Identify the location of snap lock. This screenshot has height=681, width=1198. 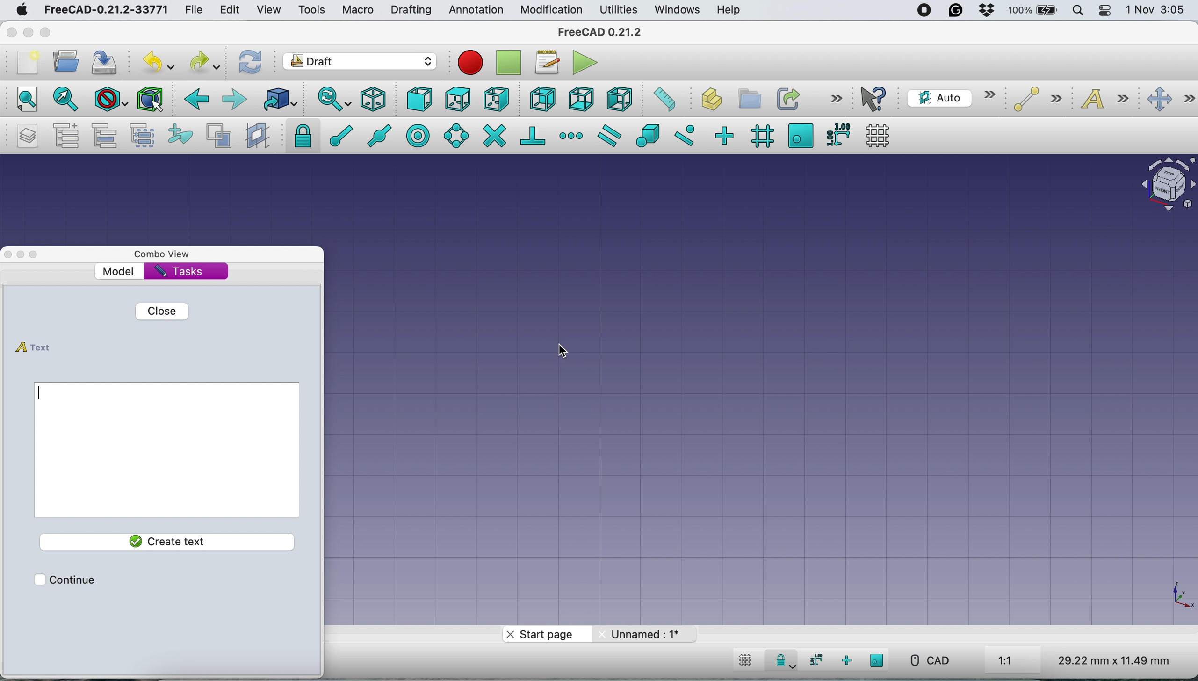
(299, 136).